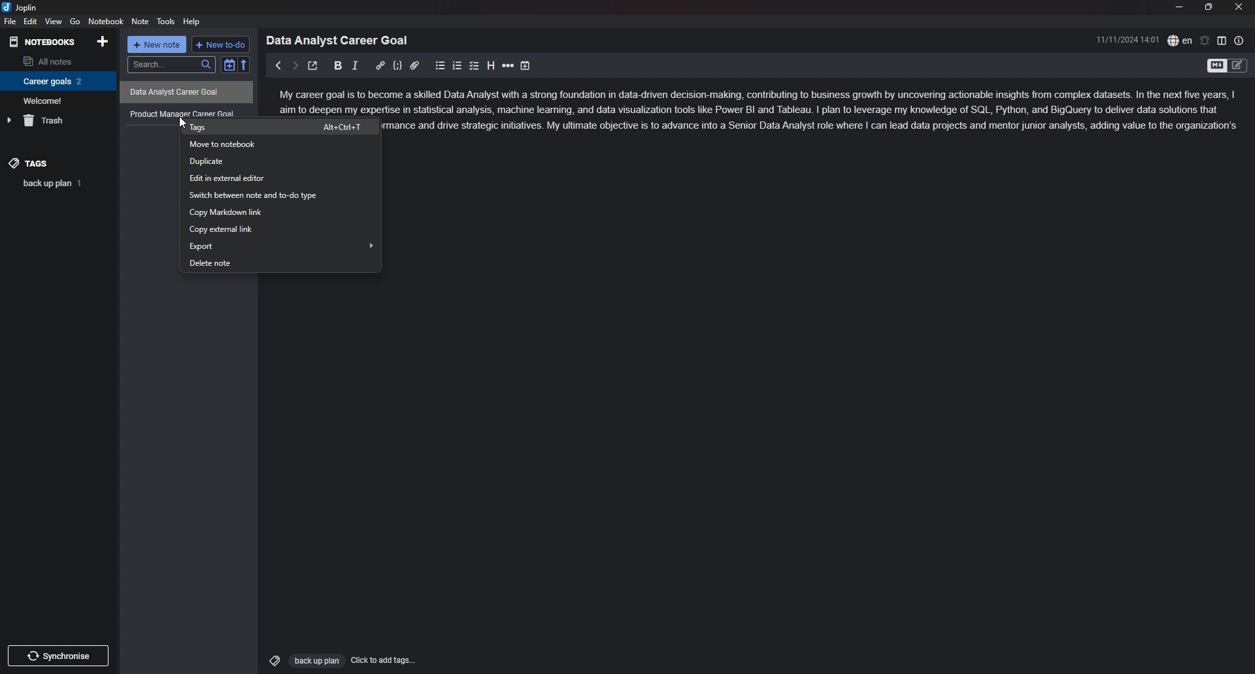  Describe the element at coordinates (54, 22) in the screenshot. I see `view` at that location.